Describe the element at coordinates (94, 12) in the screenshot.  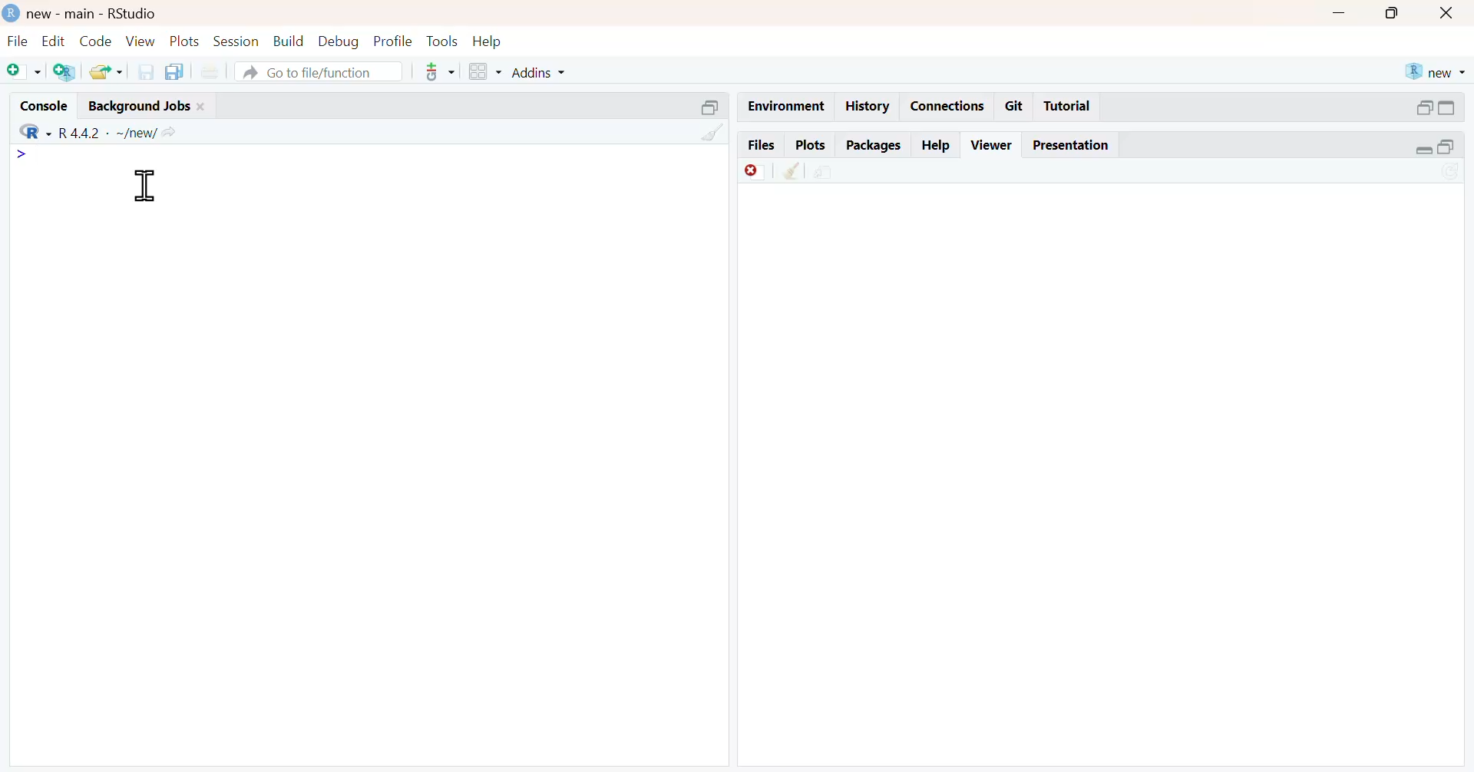
I see `new-main-RStudio` at that location.